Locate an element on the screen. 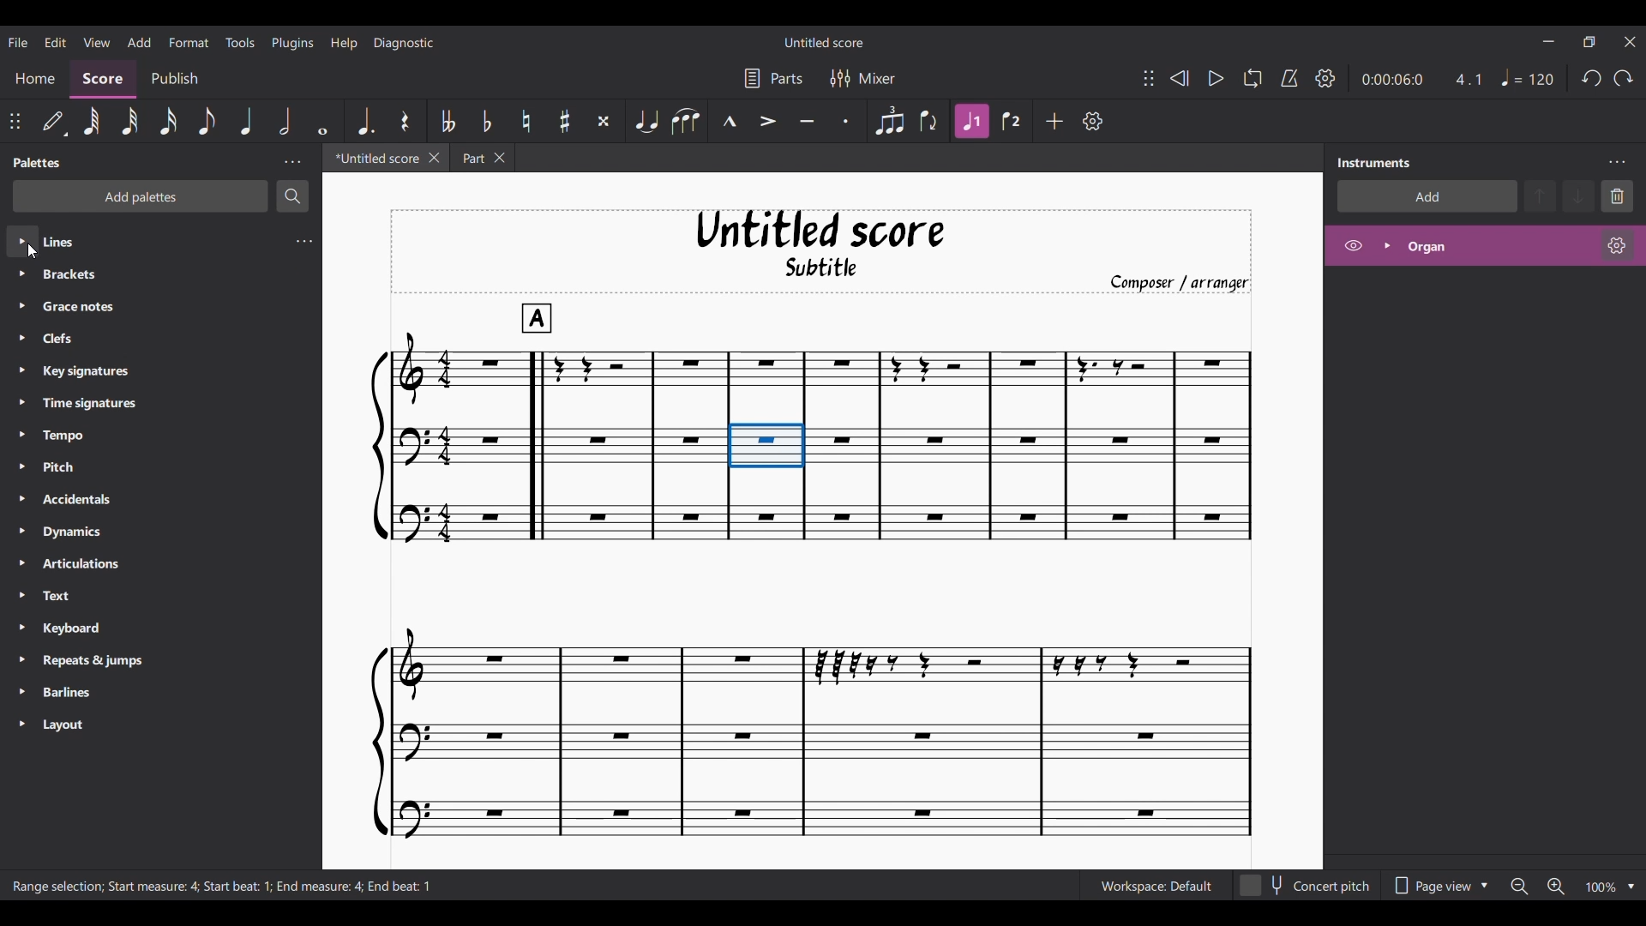 This screenshot has width=1646, height=926. Publish section is located at coordinates (173, 79).